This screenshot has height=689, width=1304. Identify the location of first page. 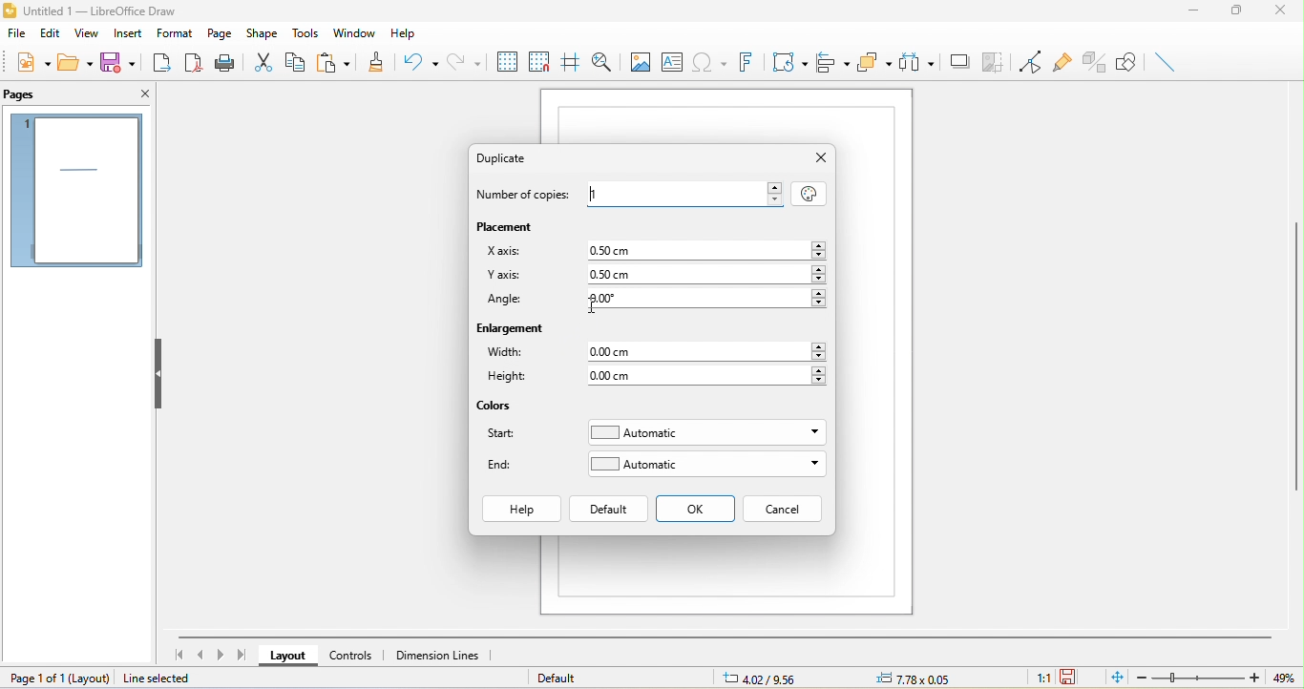
(177, 654).